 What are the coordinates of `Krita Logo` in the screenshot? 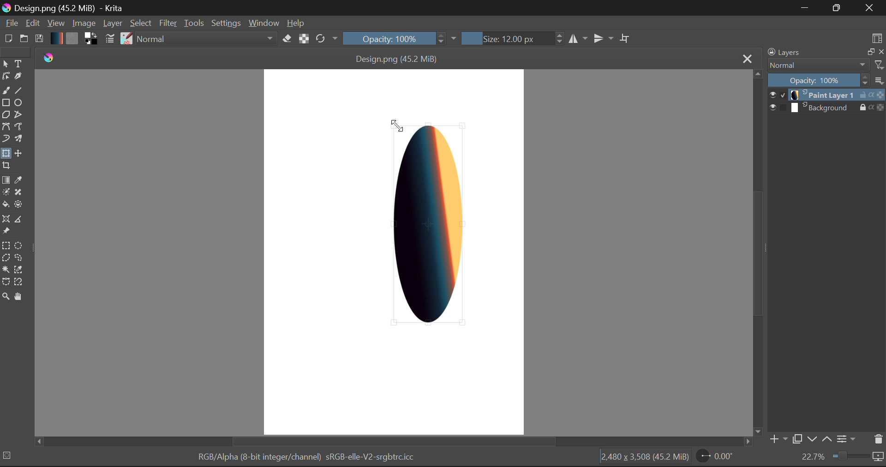 It's located at (48, 57).